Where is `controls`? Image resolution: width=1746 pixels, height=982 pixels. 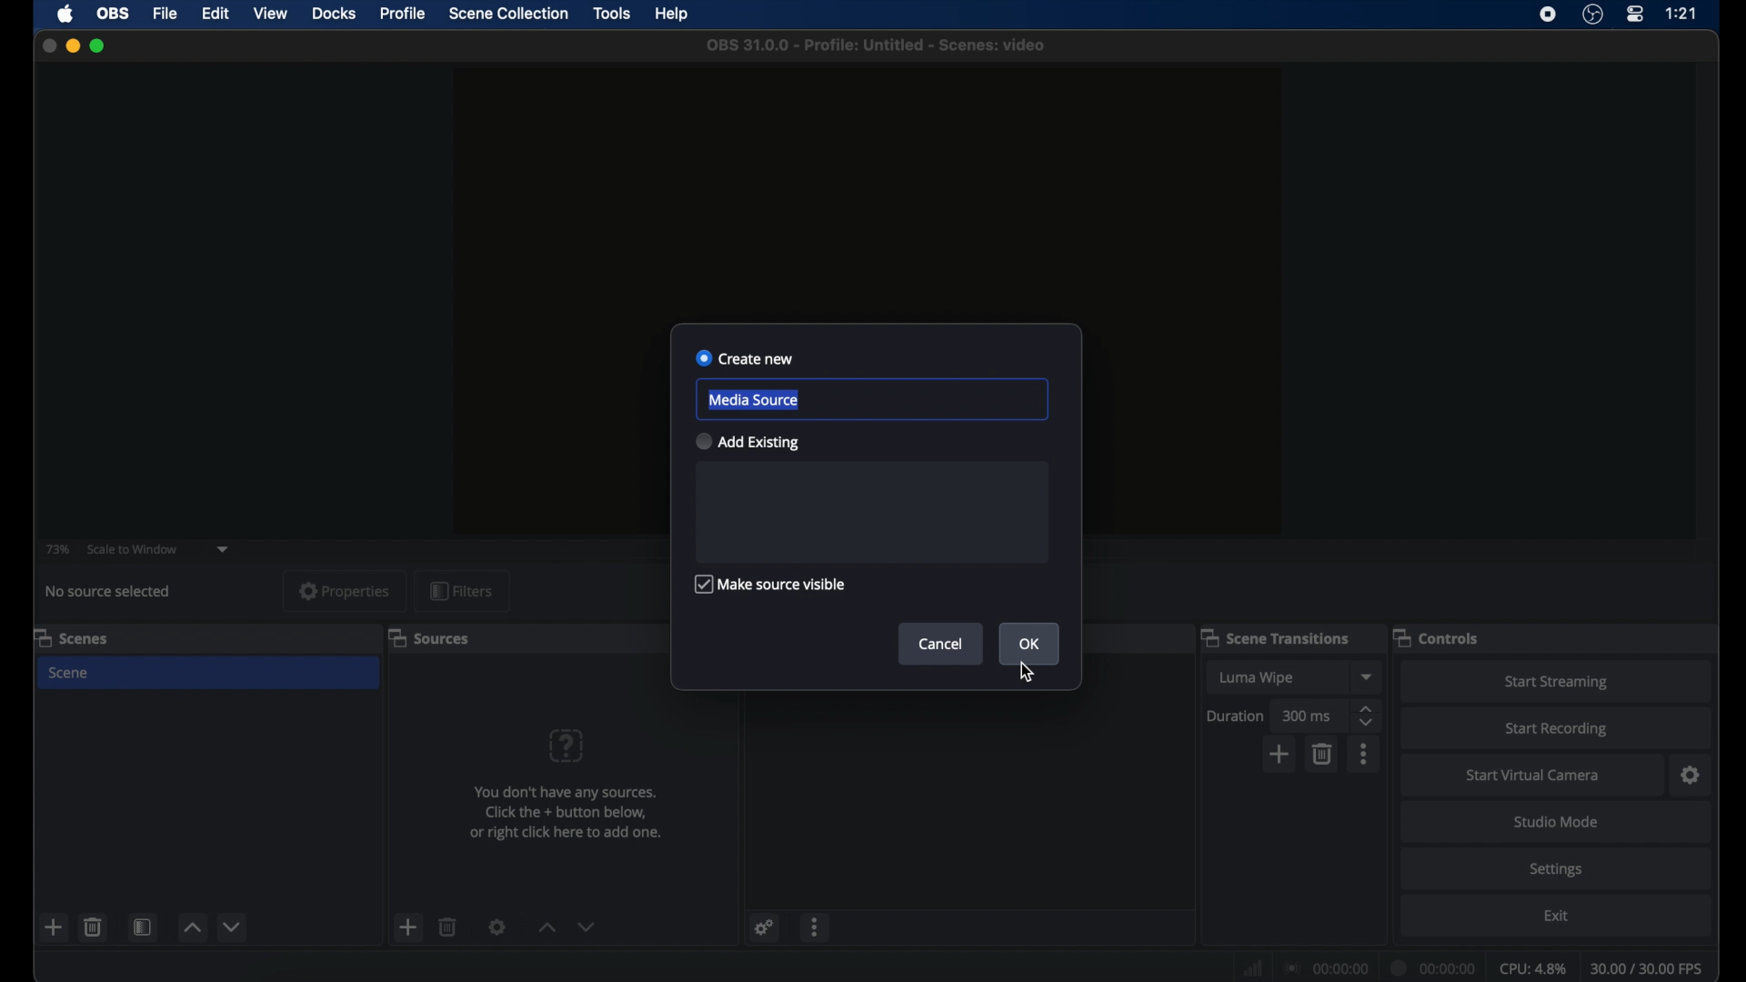
controls is located at coordinates (1440, 637).